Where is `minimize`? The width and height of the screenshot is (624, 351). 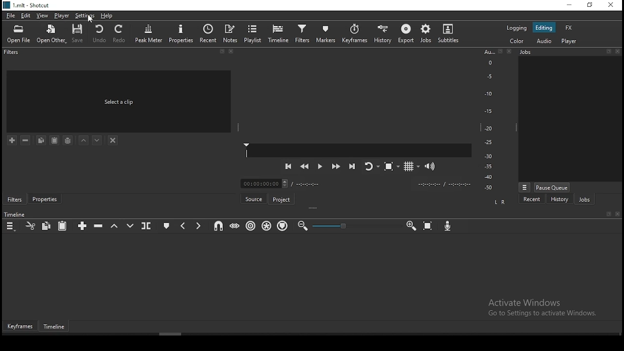 minimize is located at coordinates (567, 5).